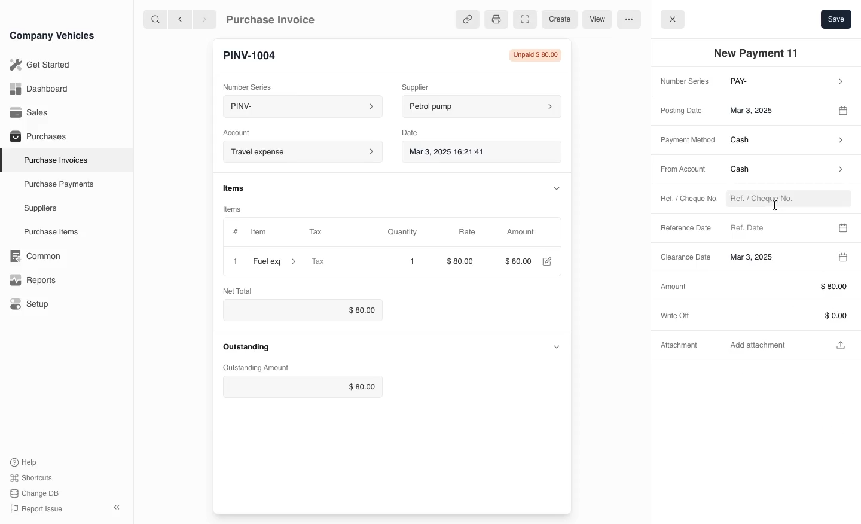 The width and height of the screenshot is (861, 524). I want to click on Dashboard, so click(38, 89).